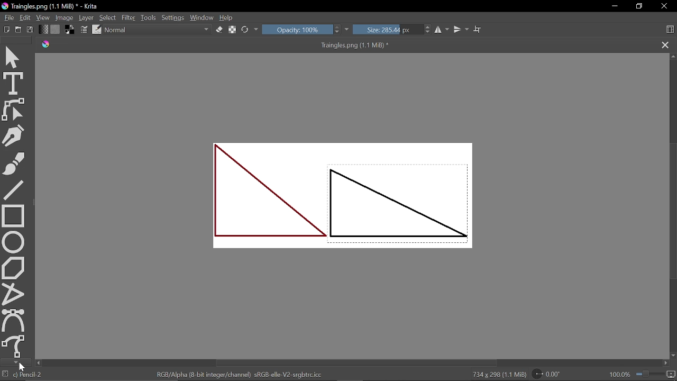 Image resolution: width=677 pixels, height=381 pixels. I want to click on Restore down, so click(638, 7).